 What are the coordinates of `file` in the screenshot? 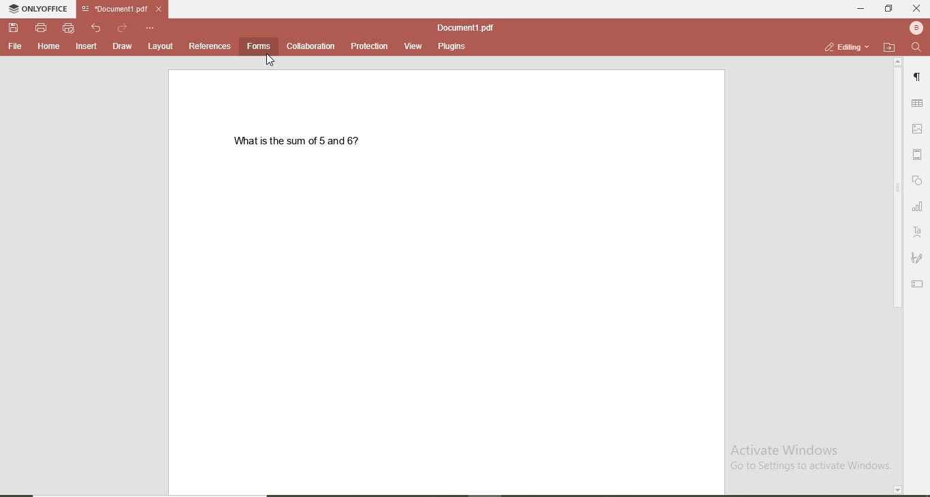 It's located at (14, 47).